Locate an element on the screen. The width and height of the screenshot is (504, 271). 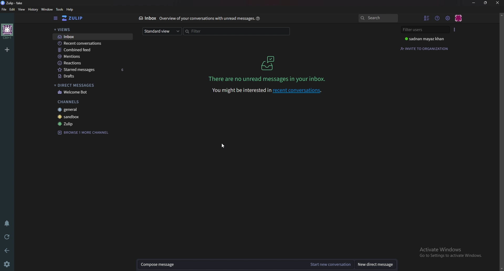
resize is located at coordinates (485, 3).